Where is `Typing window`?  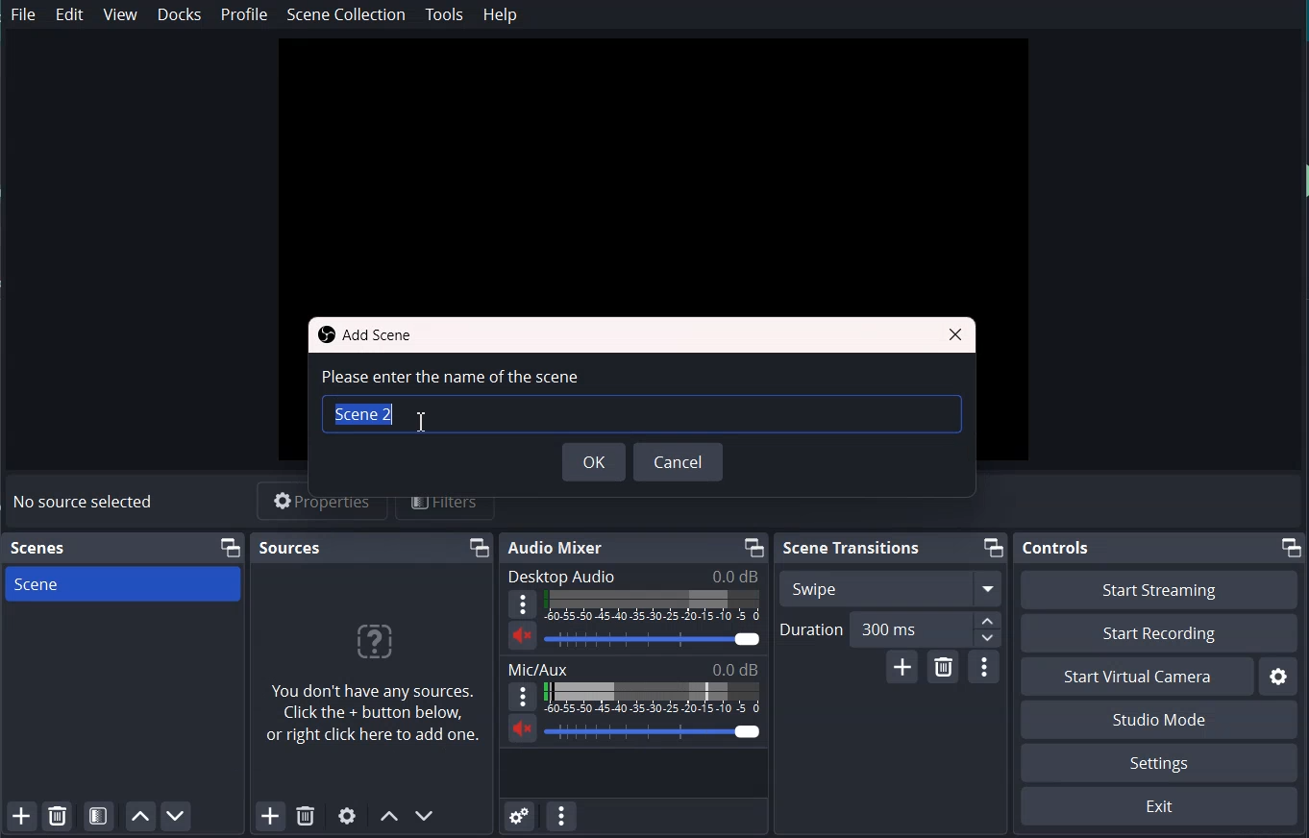
Typing window is located at coordinates (646, 419).